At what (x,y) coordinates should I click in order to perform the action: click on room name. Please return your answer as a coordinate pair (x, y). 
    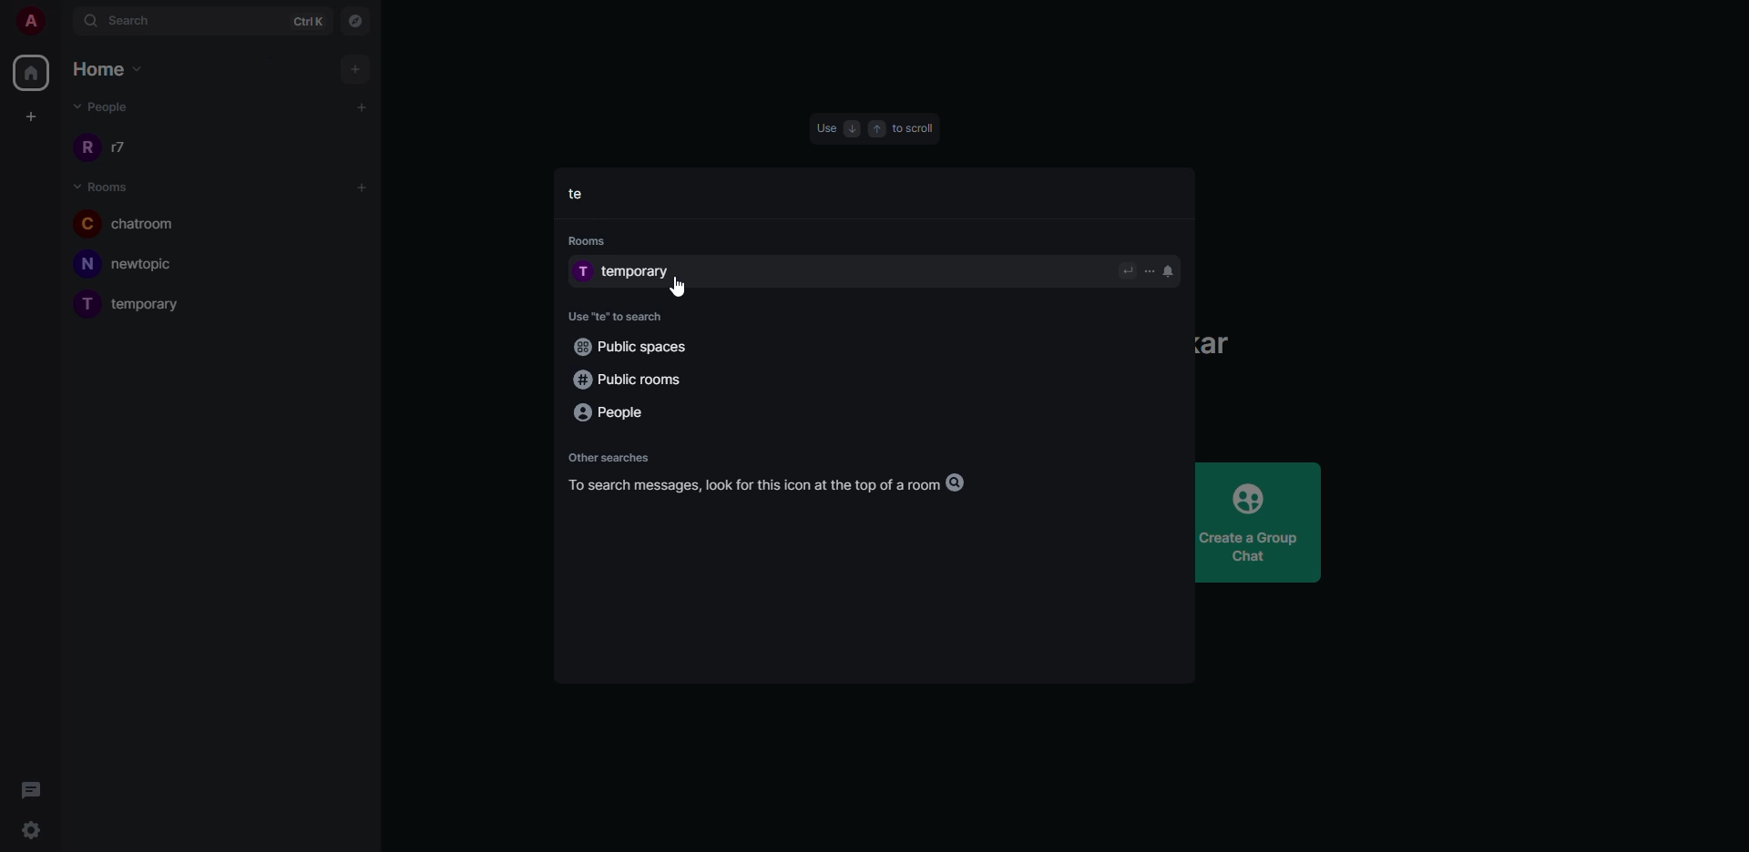
    Looking at the image, I should click on (629, 271).